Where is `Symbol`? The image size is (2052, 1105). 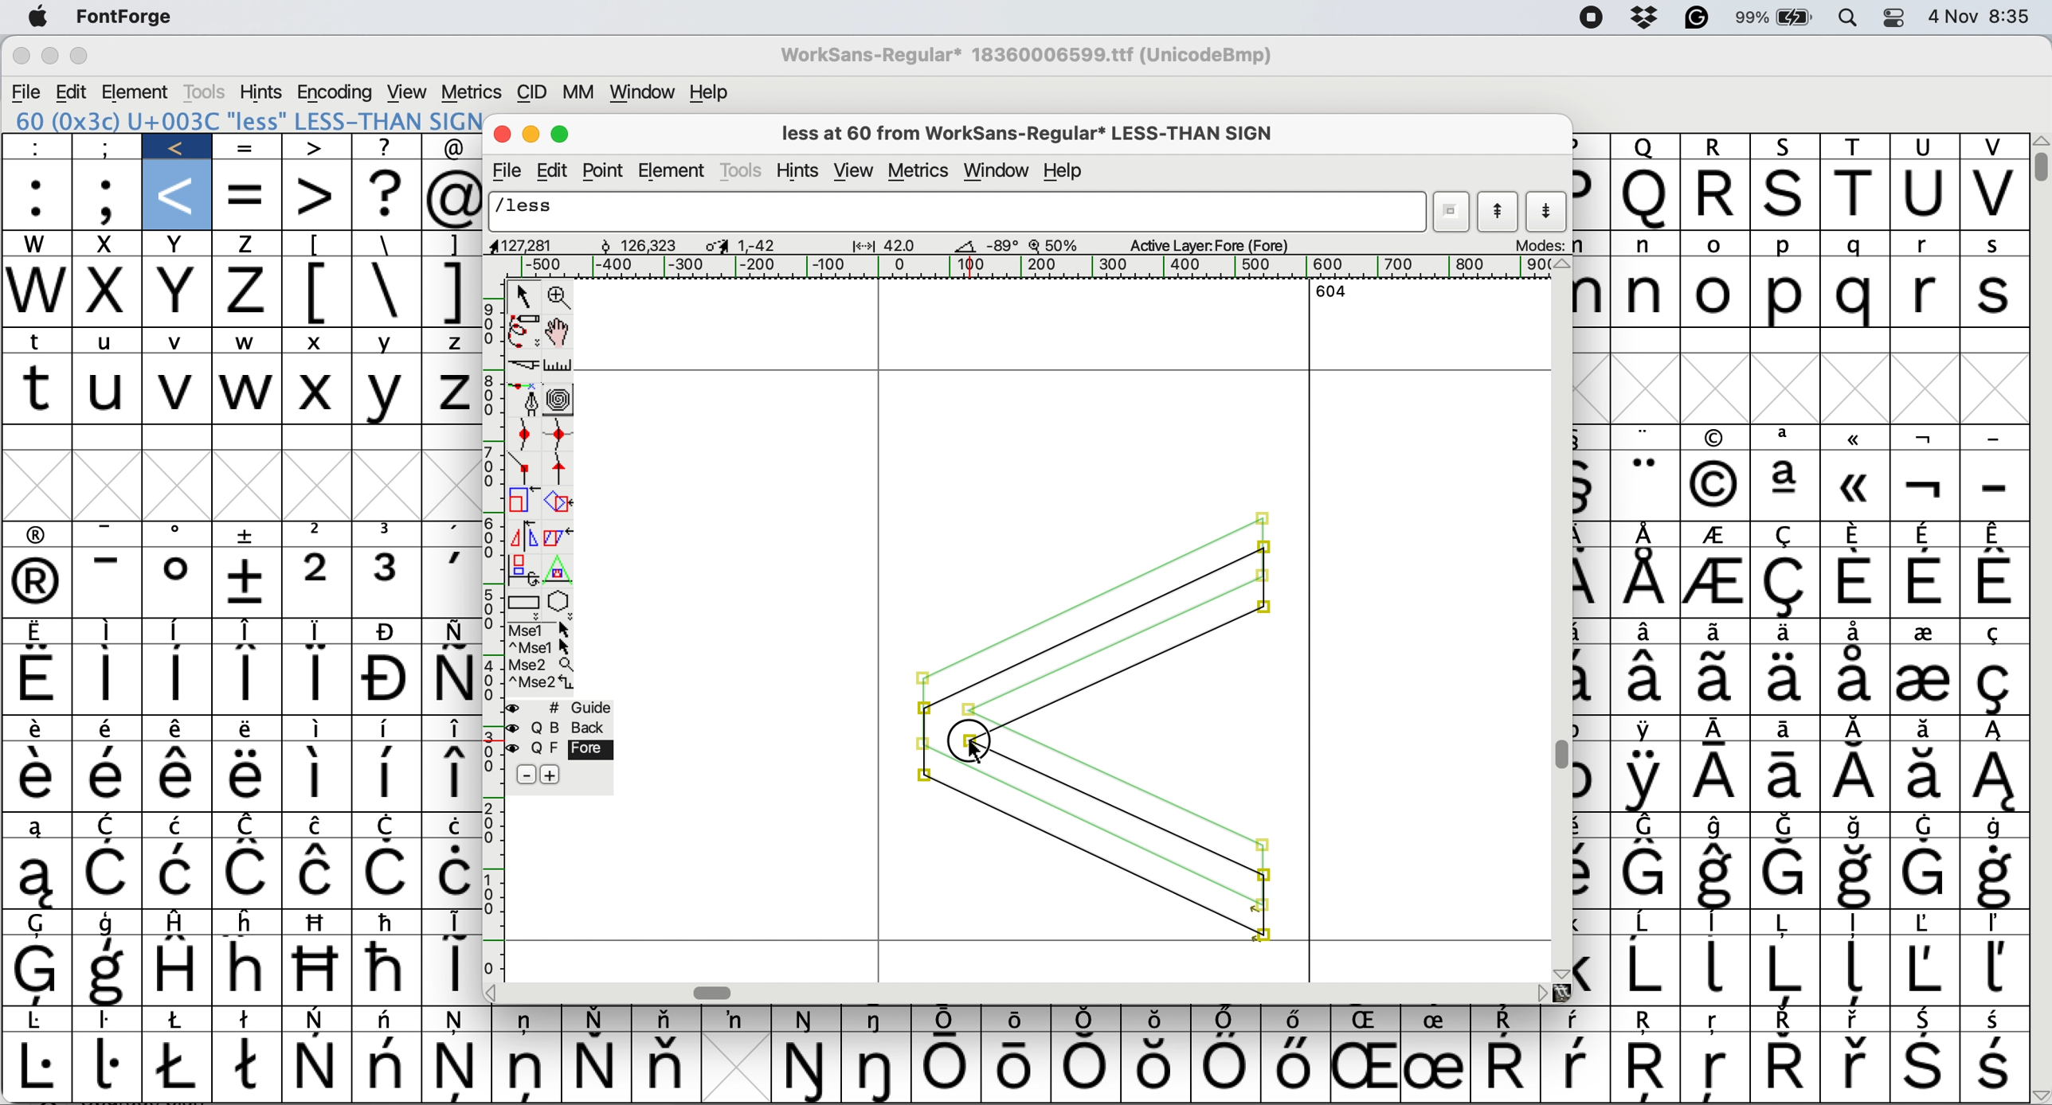
Symbol is located at coordinates (1157, 1018).